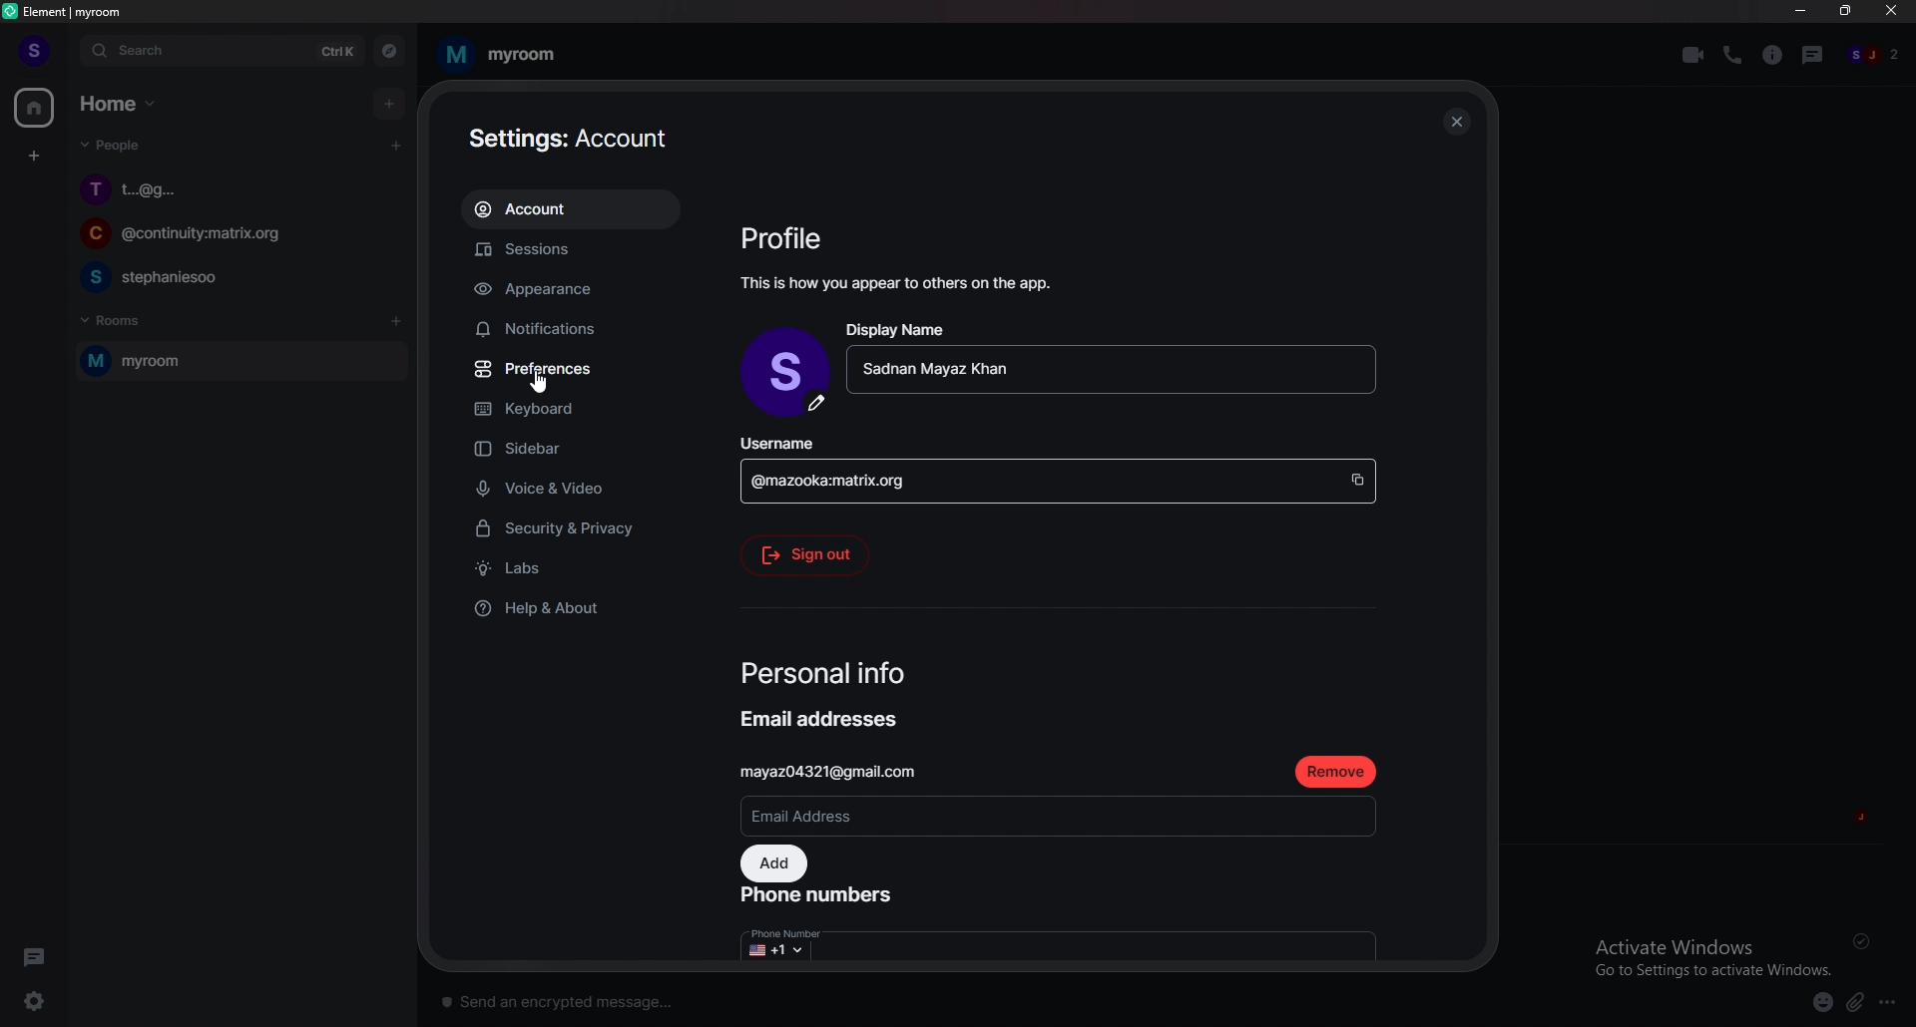 The height and width of the screenshot is (1027, 1916). Describe the element at coordinates (775, 864) in the screenshot. I see `add` at that location.